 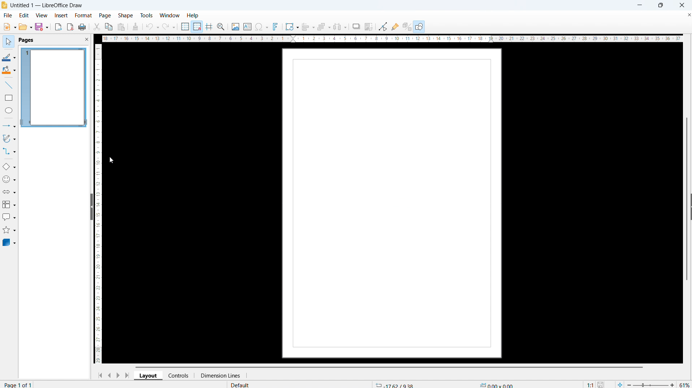 I want to click on document title, so click(x=48, y=6).